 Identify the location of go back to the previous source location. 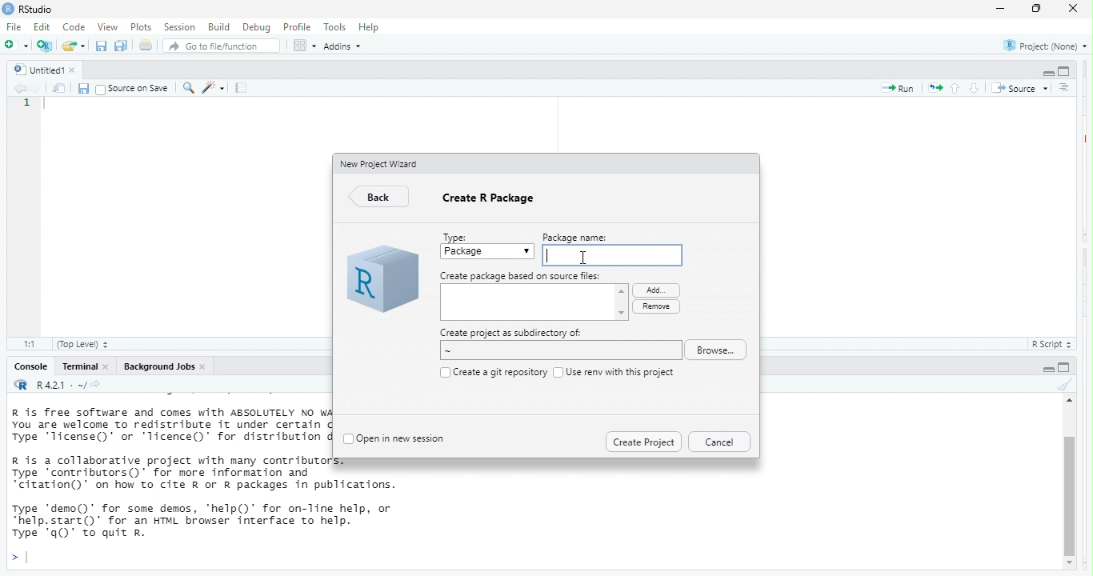
(21, 89).